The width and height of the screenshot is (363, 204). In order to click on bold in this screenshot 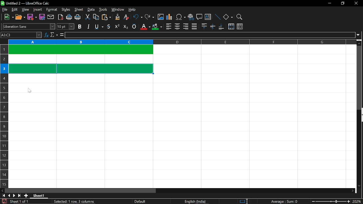, I will do `click(80, 27)`.